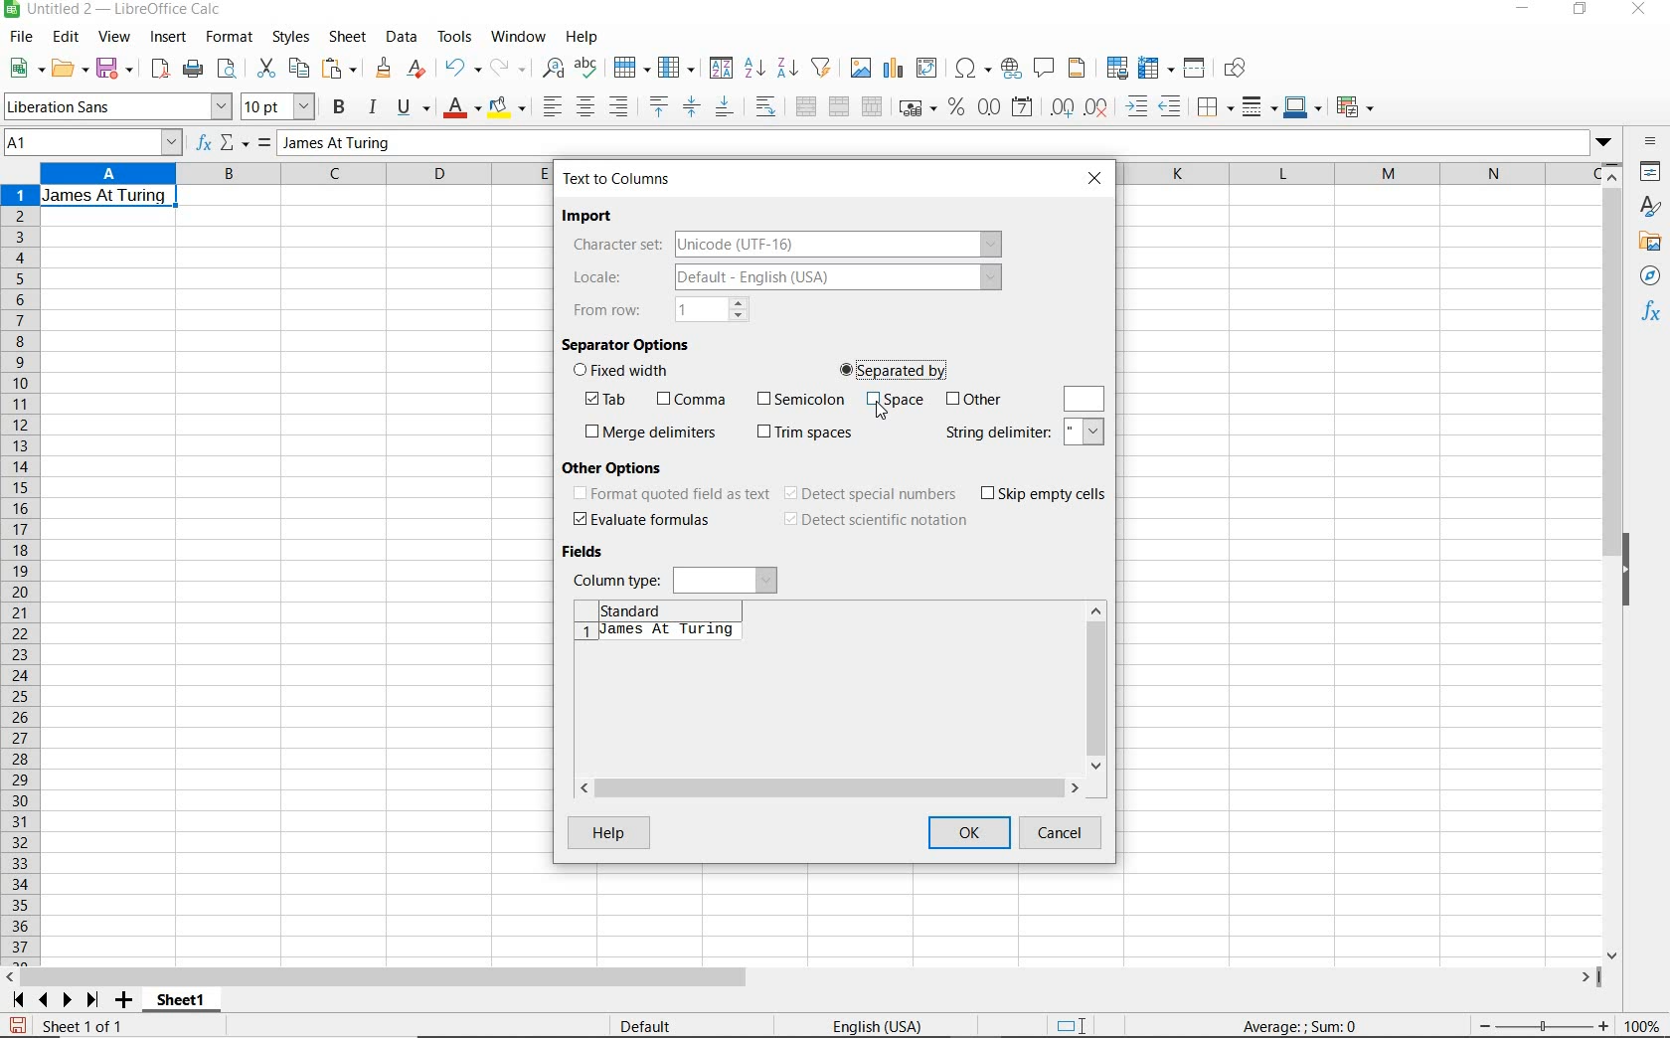 This screenshot has width=1670, height=1038. Describe the element at coordinates (805, 107) in the screenshot. I see `merge and center or unmerge cells` at that location.